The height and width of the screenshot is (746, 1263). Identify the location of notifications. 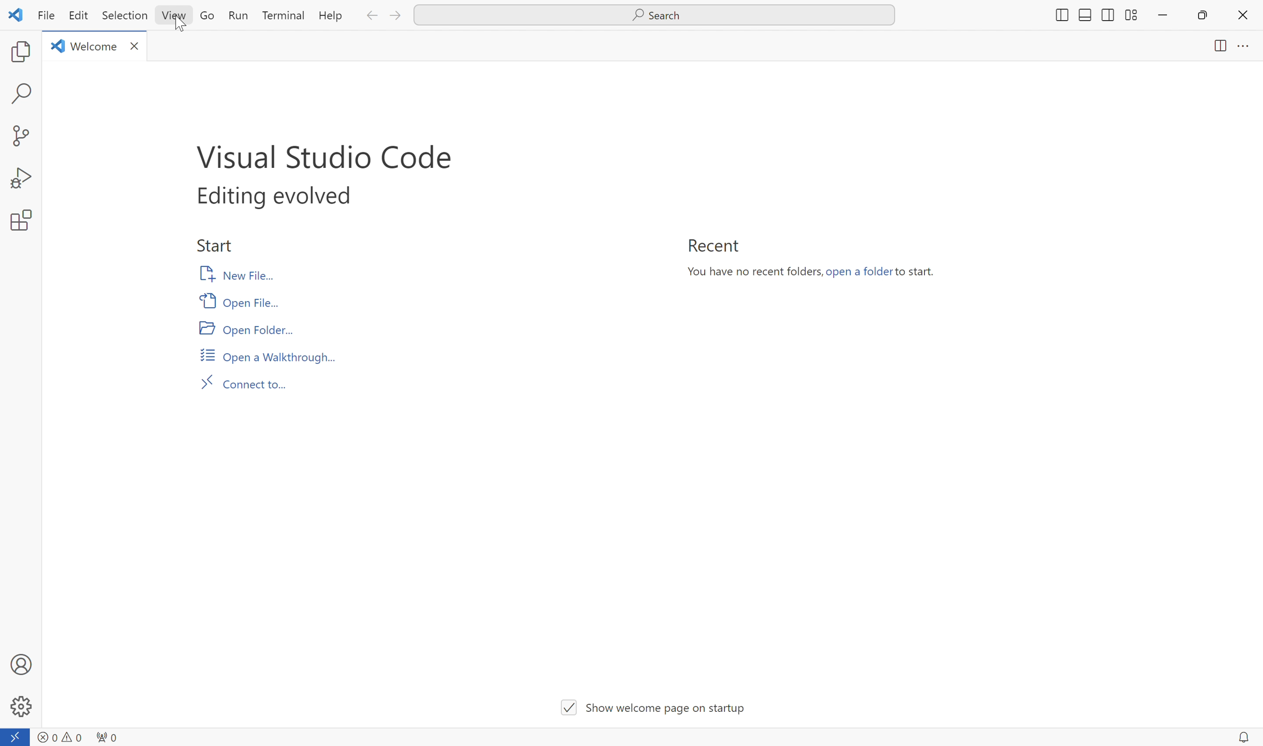
(1244, 737).